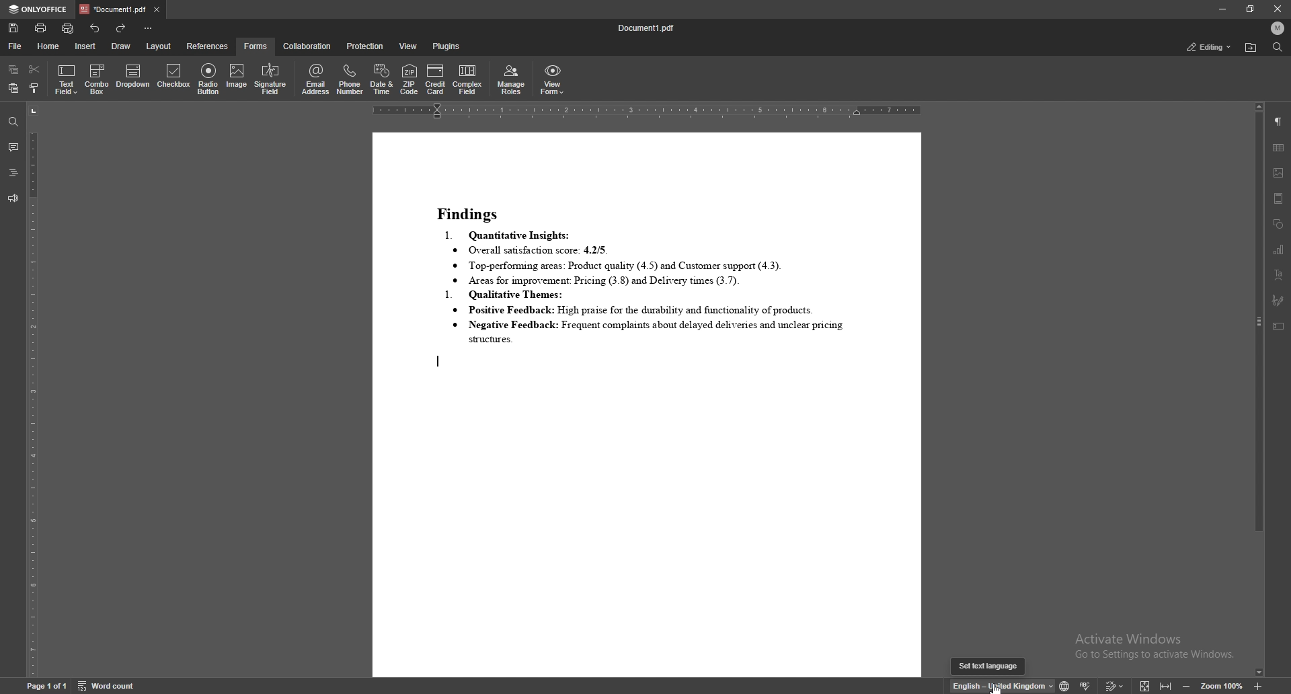 Image resolution: width=1291 pixels, height=694 pixels. I want to click on locate file, so click(1251, 48).